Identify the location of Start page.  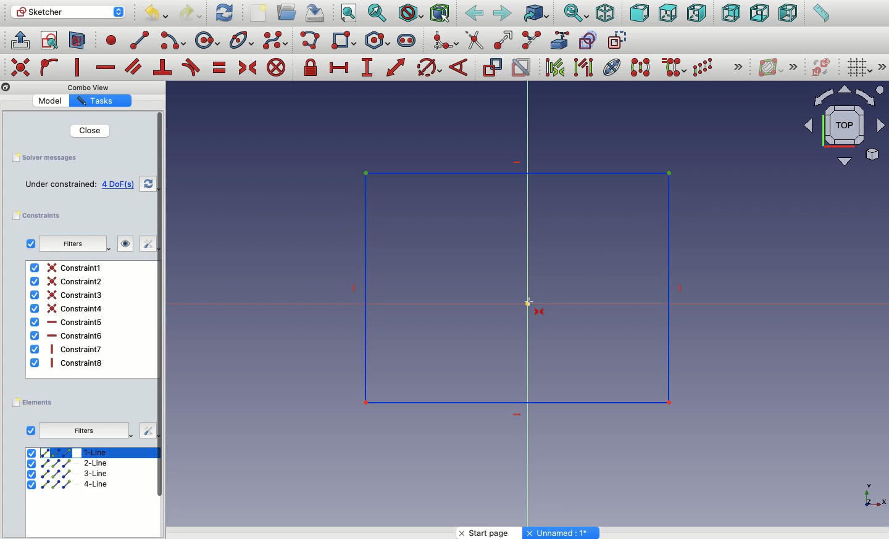
(491, 533).